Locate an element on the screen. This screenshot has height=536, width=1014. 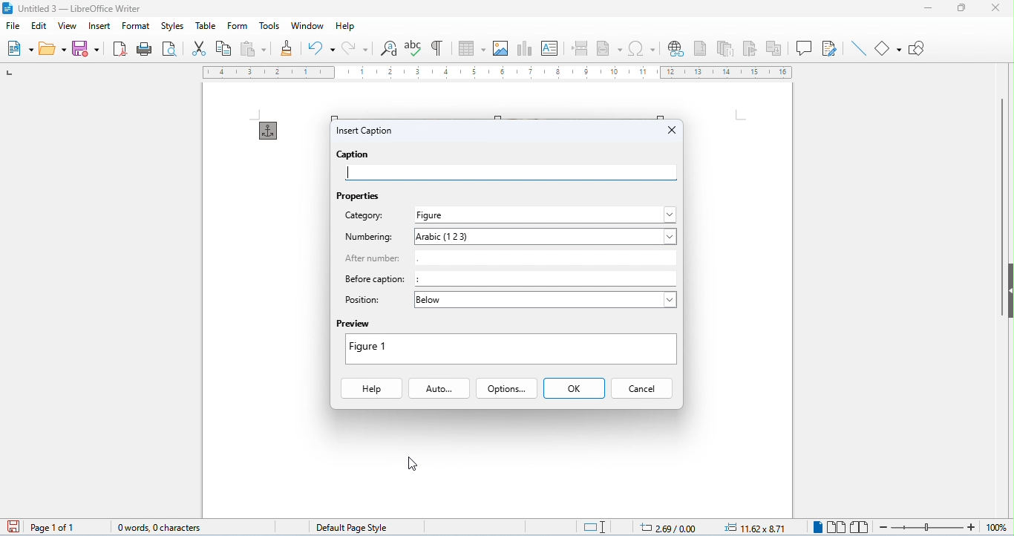
styles is located at coordinates (171, 25).